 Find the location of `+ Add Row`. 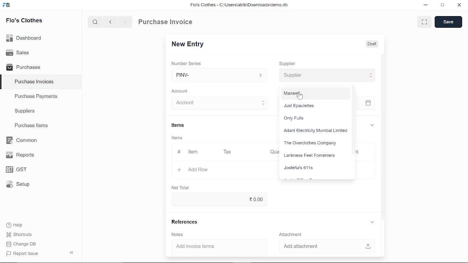

+ Add Row is located at coordinates (190, 169).